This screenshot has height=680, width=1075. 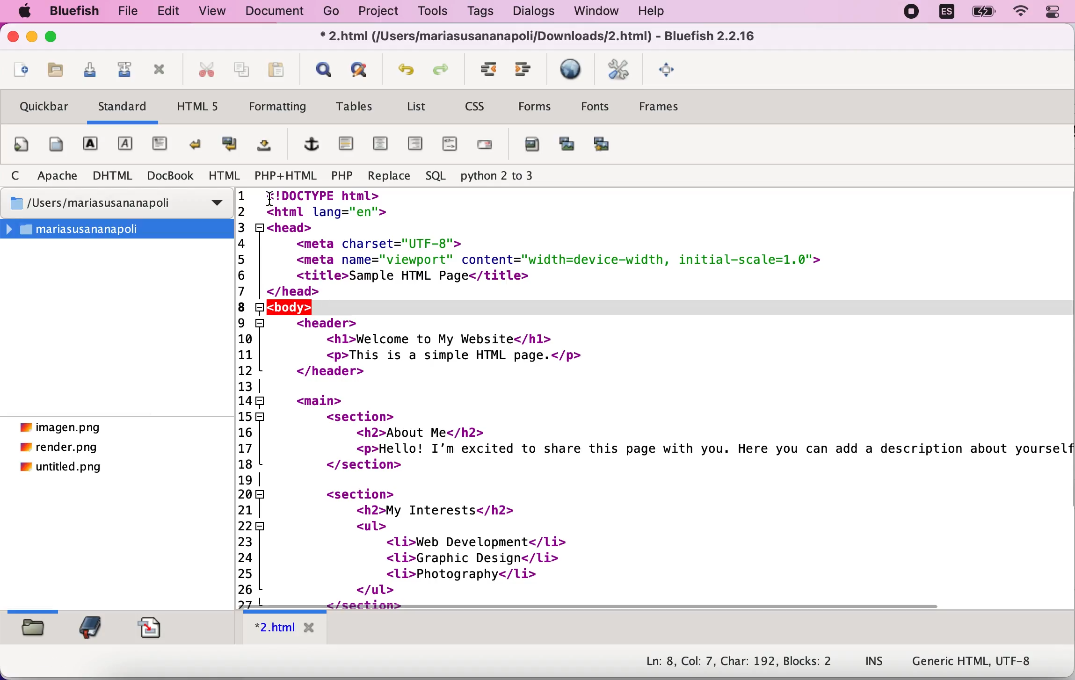 I want to click on standard, so click(x=126, y=107).